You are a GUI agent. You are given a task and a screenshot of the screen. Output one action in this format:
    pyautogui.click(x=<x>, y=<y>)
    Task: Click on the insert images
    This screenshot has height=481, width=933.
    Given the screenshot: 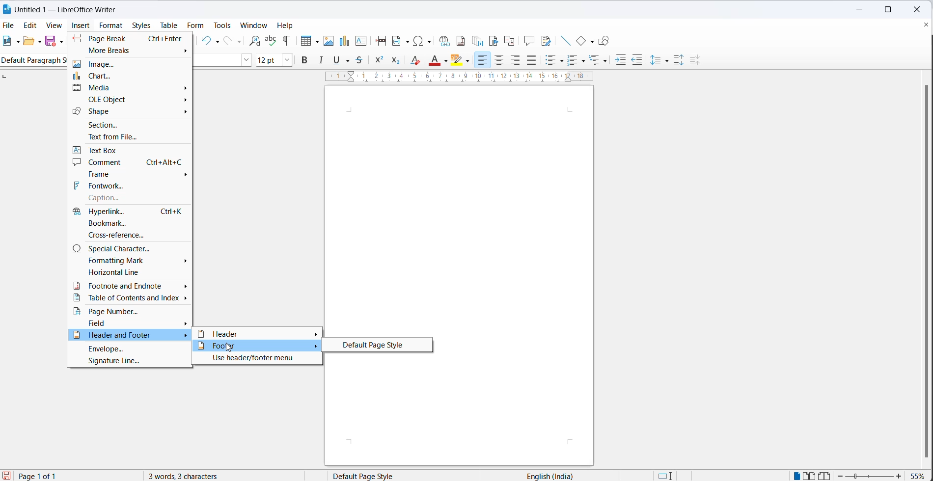 What is the action you would take?
    pyautogui.click(x=329, y=42)
    